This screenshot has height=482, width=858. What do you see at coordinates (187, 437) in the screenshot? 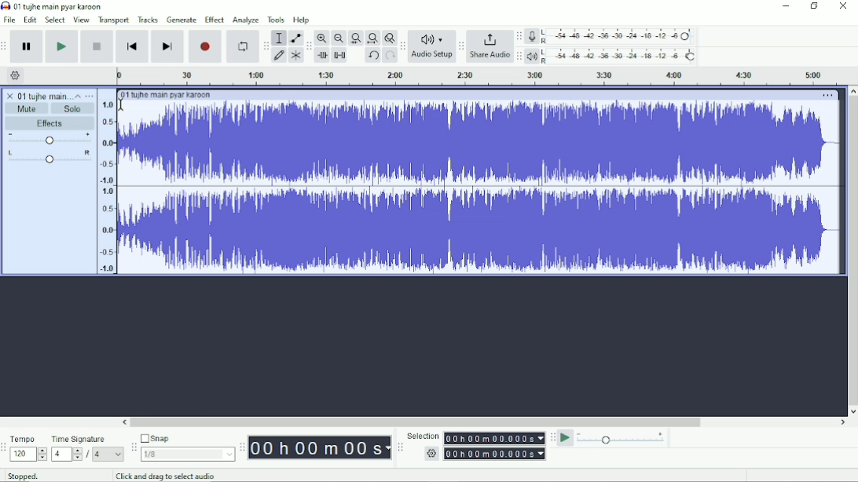
I see `Snap` at bounding box center [187, 437].